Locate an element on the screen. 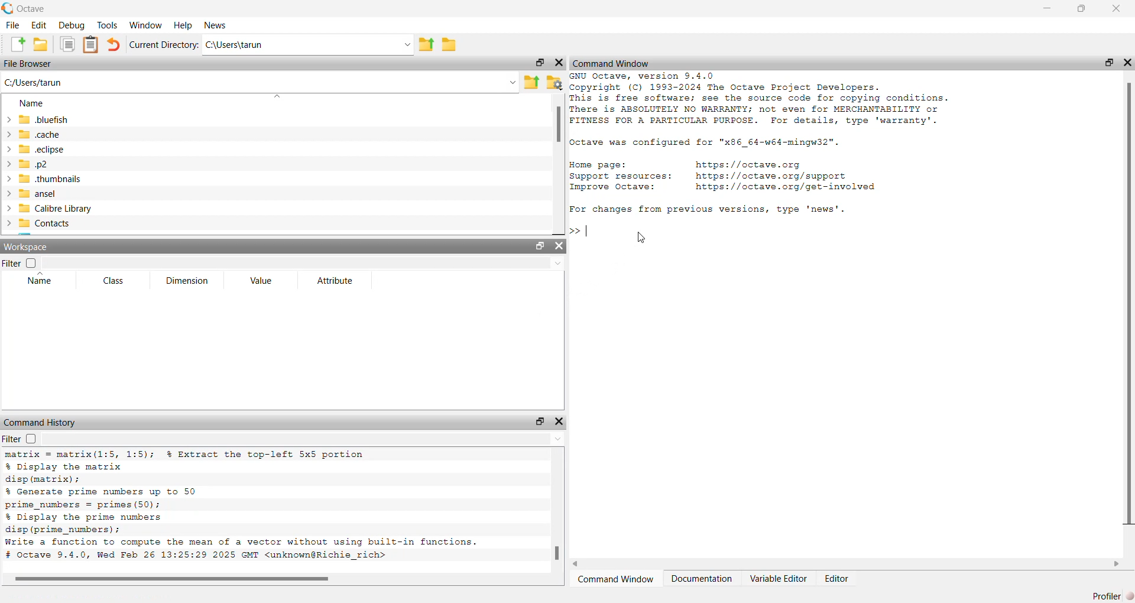 This screenshot has width=1135, height=603. scroll bar is located at coordinates (176, 580).